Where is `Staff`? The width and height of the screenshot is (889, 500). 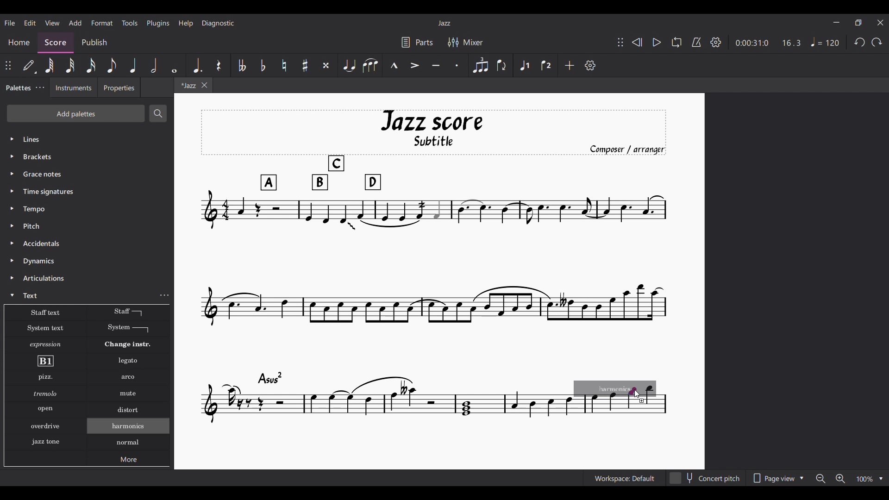 Staff is located at coordinates (128, 312).